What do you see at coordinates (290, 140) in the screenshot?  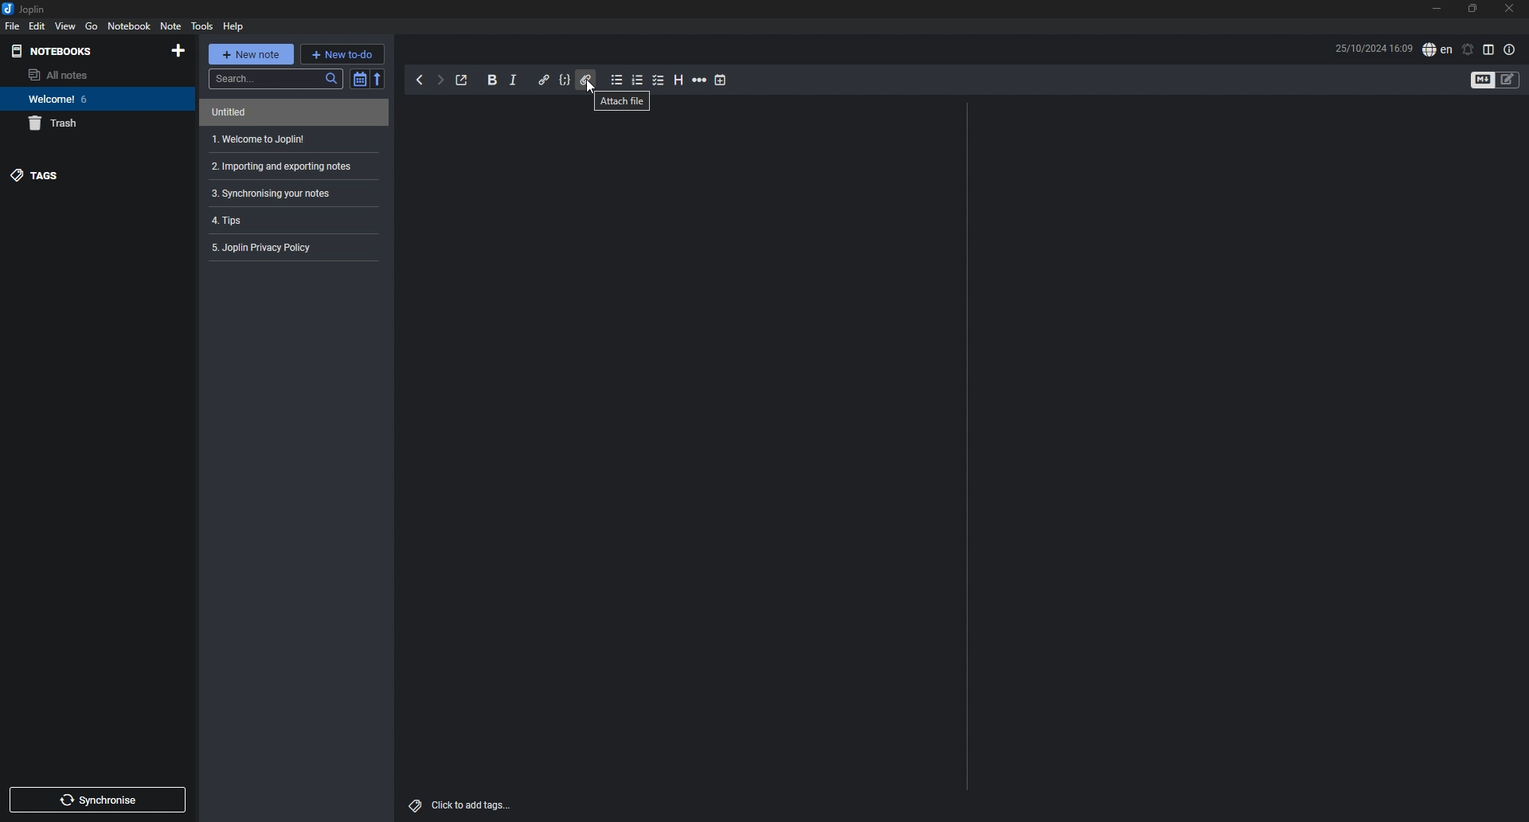 I see `1.Welcome to joplin` at bounding box center [290, 140].